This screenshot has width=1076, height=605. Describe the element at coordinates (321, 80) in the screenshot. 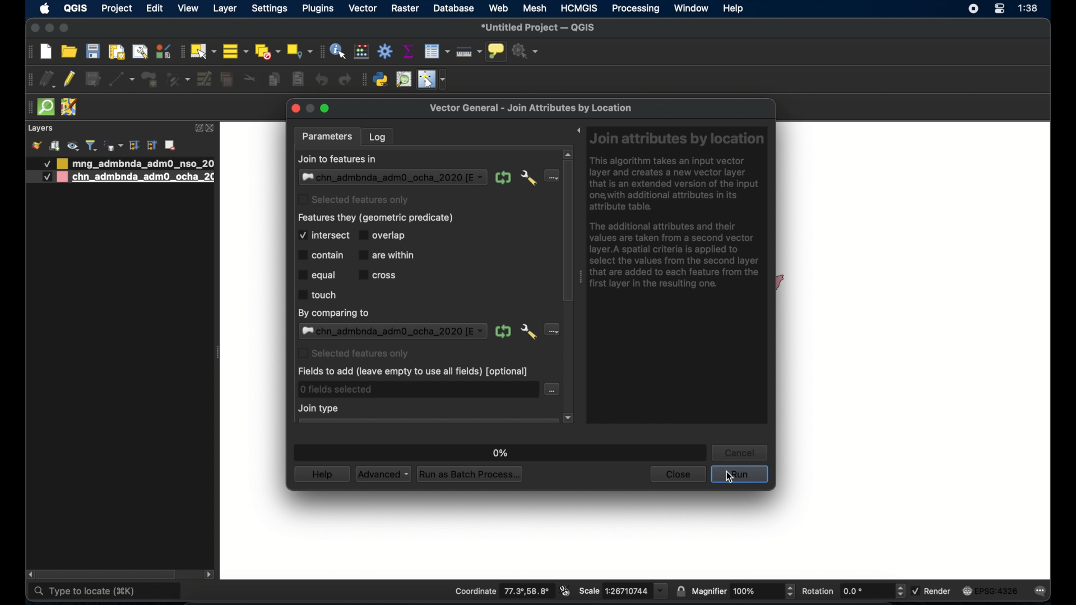

I see `undo` at that location.